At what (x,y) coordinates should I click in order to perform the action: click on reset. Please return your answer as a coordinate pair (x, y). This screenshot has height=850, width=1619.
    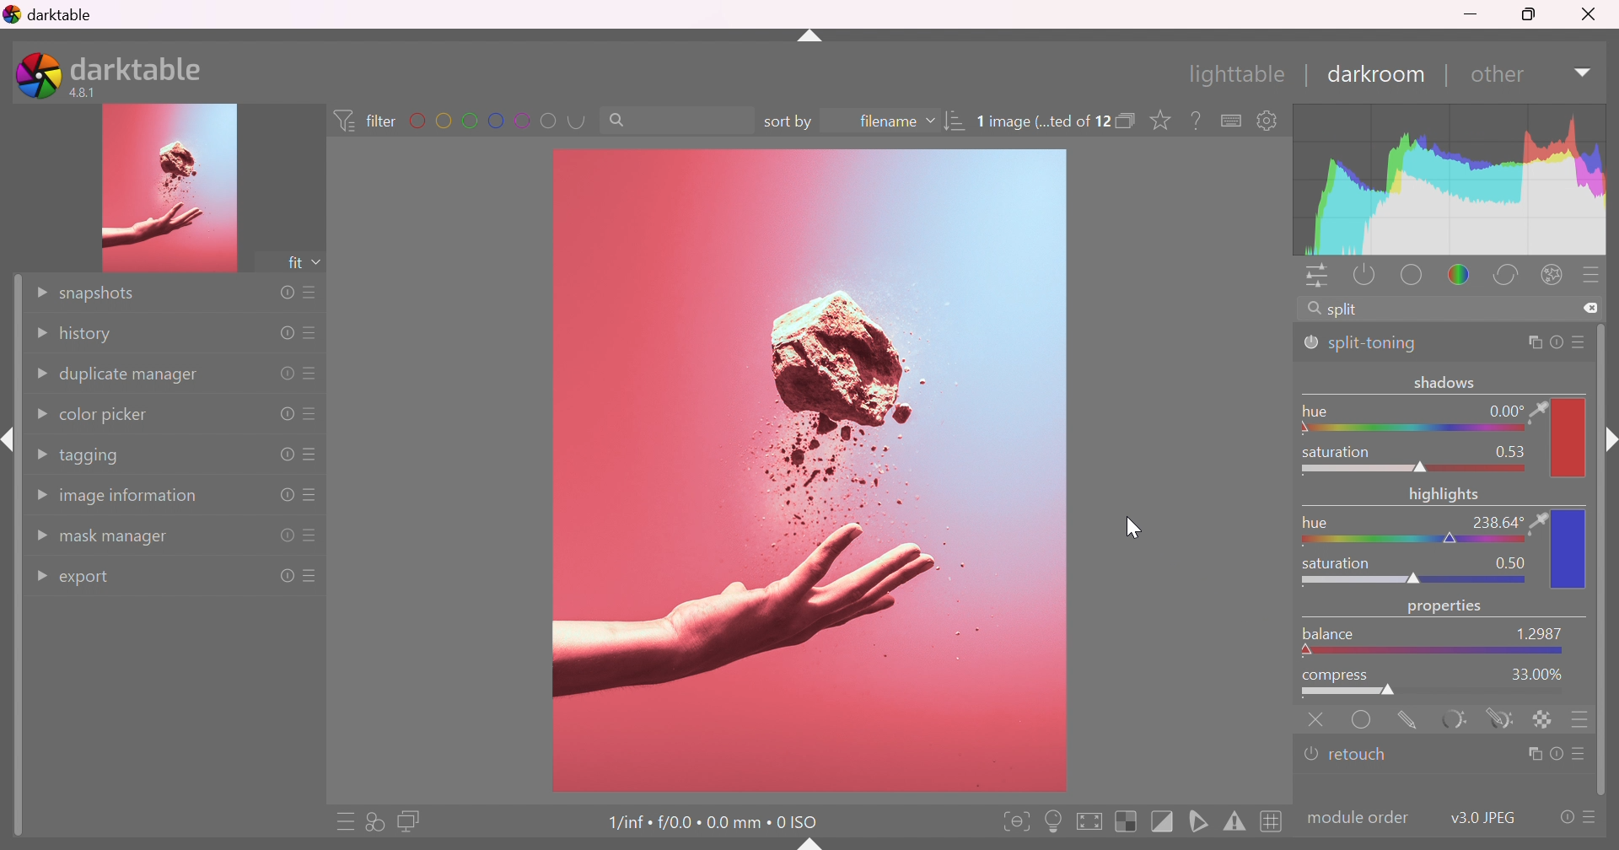
    Looking at the image, I should click on (287, 414).